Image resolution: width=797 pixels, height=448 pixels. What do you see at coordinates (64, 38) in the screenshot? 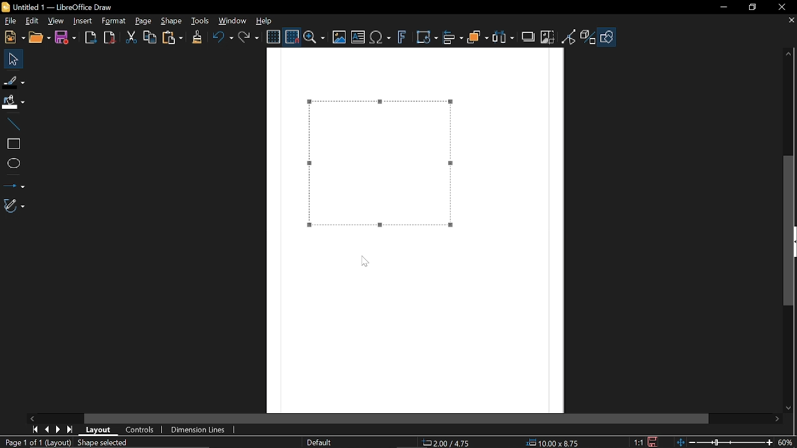
I see `Save` at bounding box center [64, 38].